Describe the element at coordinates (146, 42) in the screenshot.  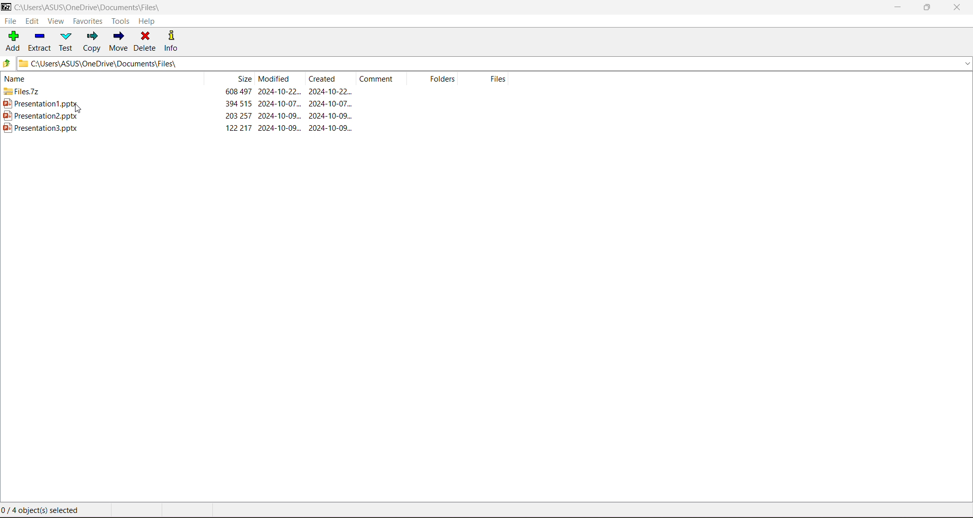
I see `Delete` at that location.